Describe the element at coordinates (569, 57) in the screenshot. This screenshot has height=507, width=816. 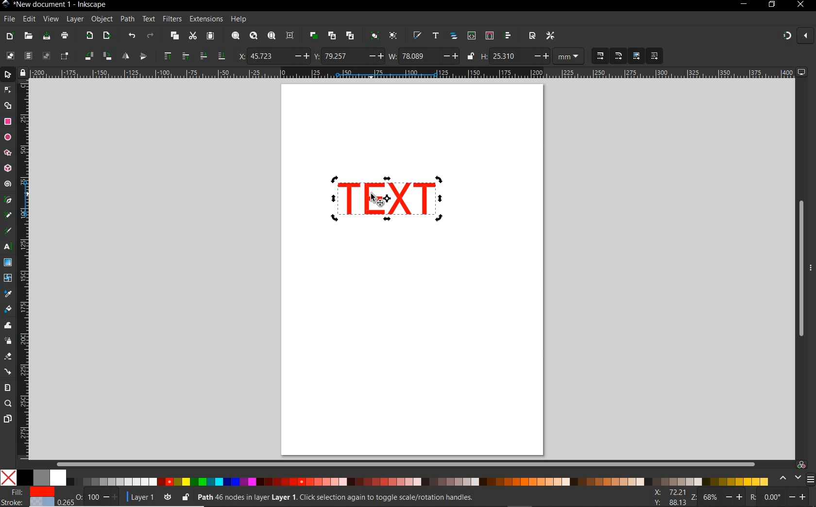
I see `MEASUREMENT` at that location.